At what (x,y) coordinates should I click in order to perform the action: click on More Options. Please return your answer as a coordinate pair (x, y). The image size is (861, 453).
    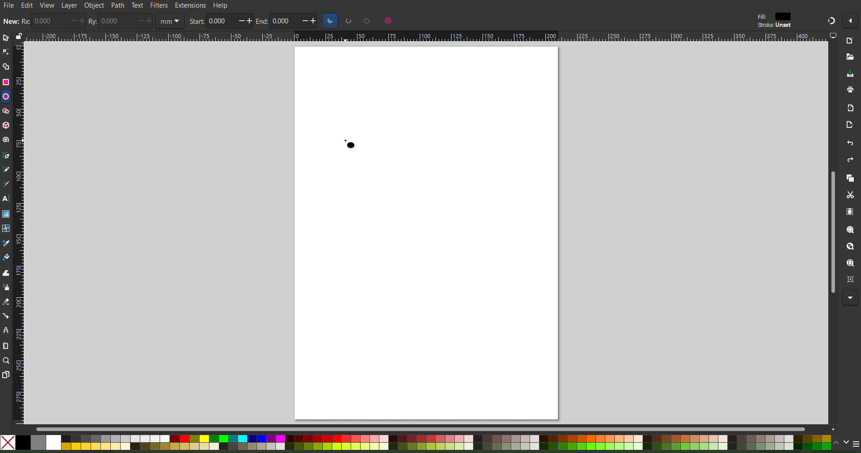
    Looking at the image, I should click on (850, 298).